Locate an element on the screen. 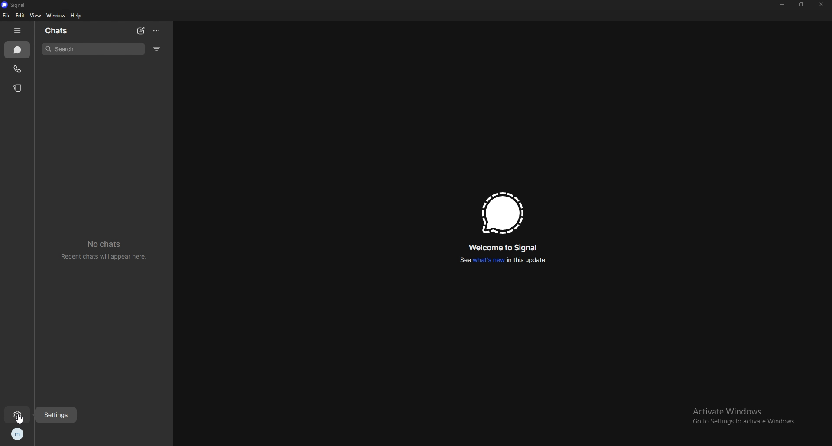 This screenshot has width=832, height=446. window is located at coordinates (56, 16).